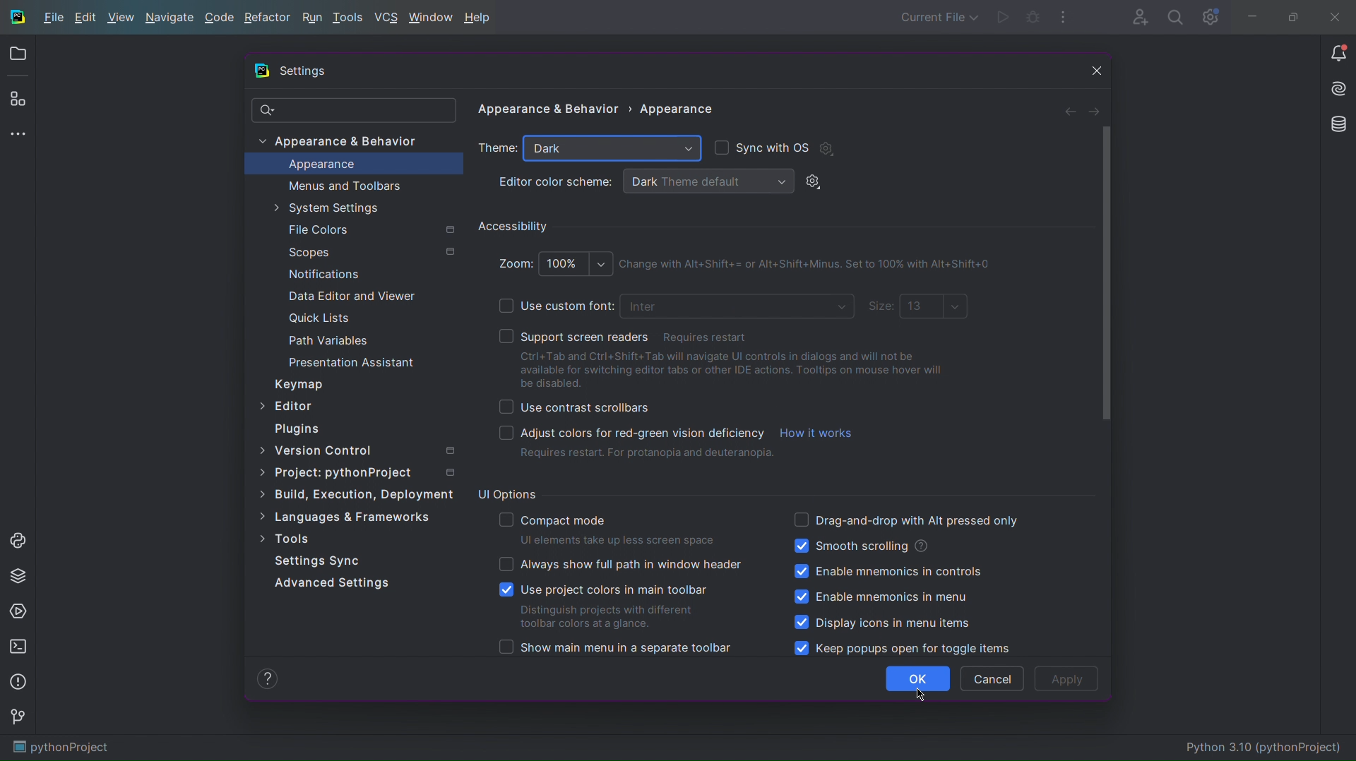  I want to click on pythonProject, so click(62, 748).